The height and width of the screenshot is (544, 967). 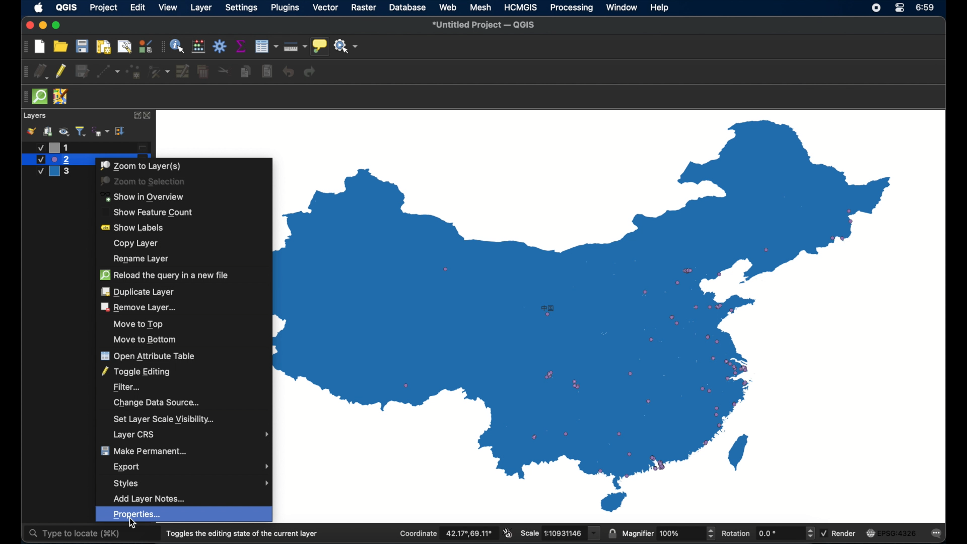 I want to click on layer  3, so click(x=59, y=172).